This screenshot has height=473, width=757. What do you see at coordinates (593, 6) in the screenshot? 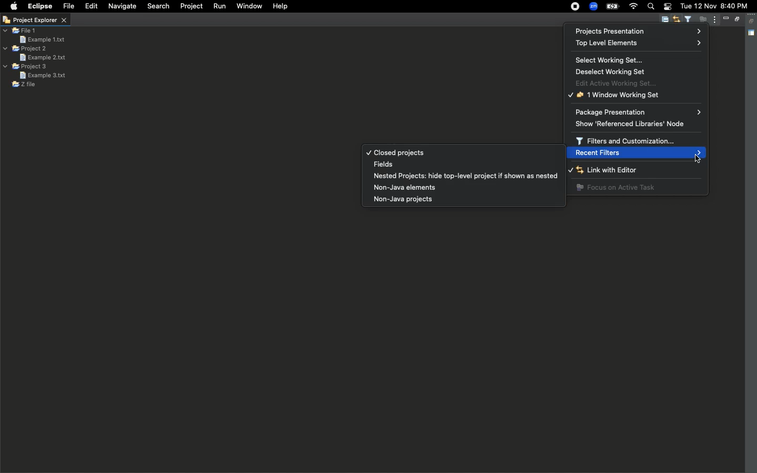
I see `Zoom` at bounding box center [593, 6].